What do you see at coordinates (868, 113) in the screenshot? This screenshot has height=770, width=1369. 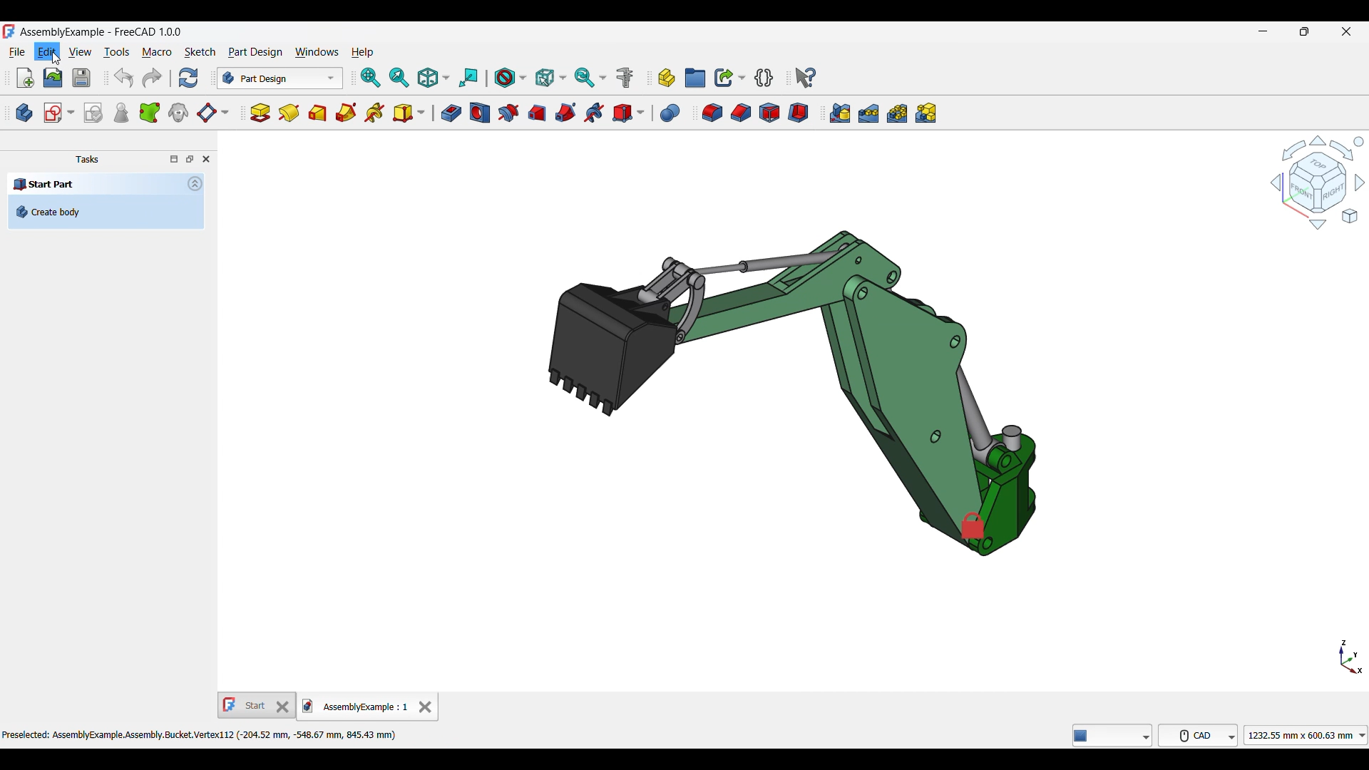 I see `Linear pattern` at bounding box center [868, 113].